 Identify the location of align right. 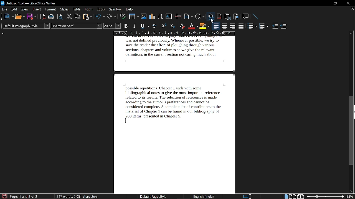
(233, 26).